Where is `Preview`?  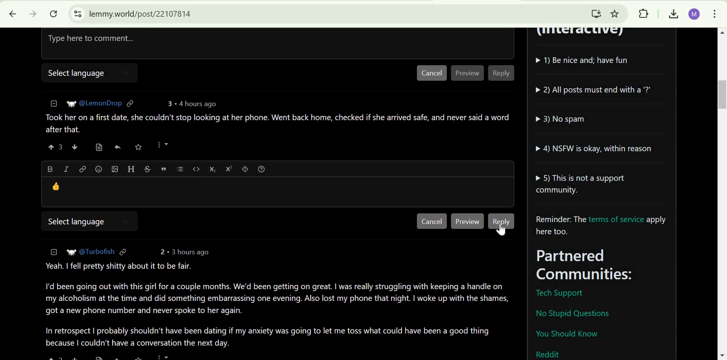
Preview is located at coordinates (468, 221).